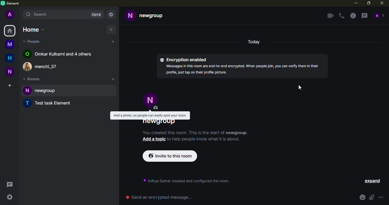 The width and height of the screenshot is (389, 205). What do you see at coordinates (356, 3) in the screenshot?
I see `minimize` at bounding box center [356, 3].